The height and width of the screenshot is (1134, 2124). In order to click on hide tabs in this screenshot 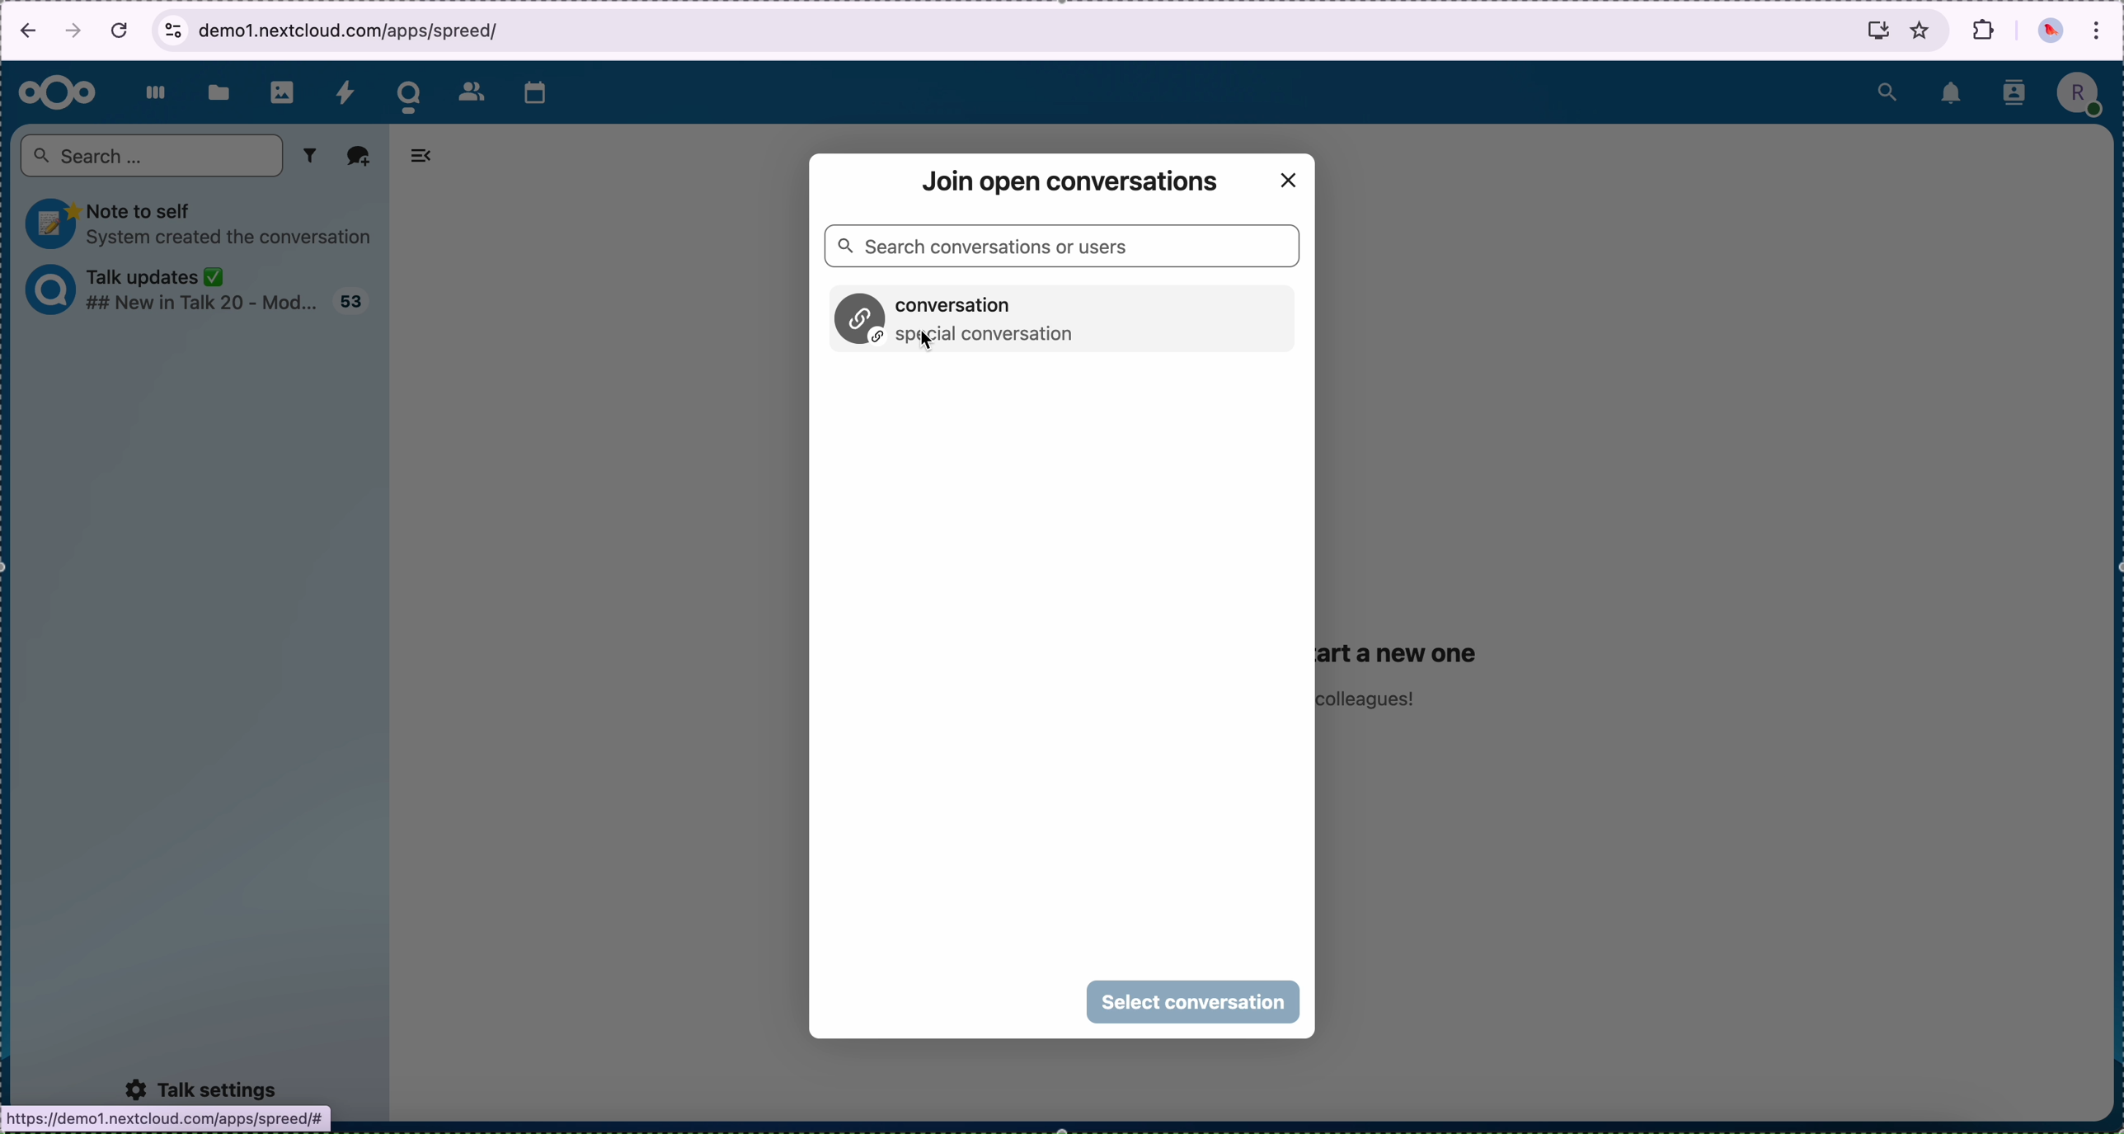, I will do `click(423, 158)`.